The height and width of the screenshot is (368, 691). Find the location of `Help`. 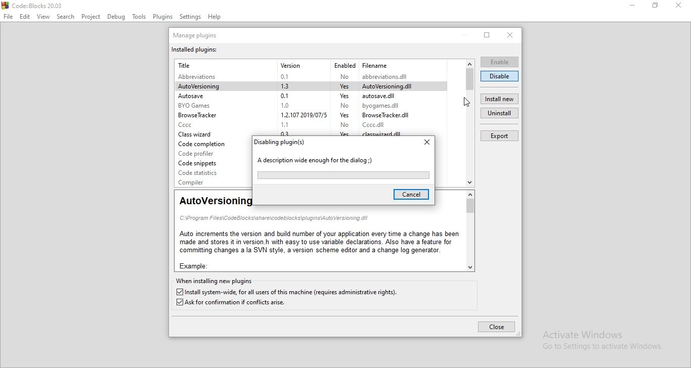

Help is located at coordinates (215, 17).